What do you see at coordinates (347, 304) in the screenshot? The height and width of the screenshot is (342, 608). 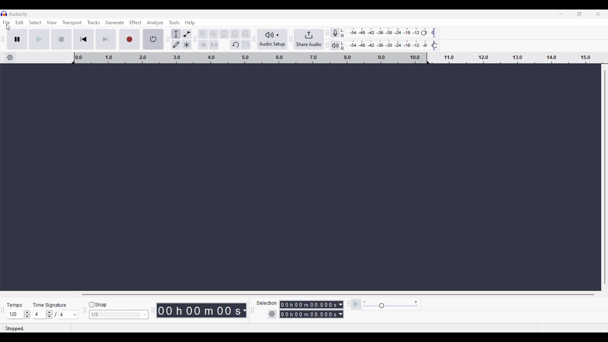 I see `signature time tool bar` at bounding box center [347, 304].